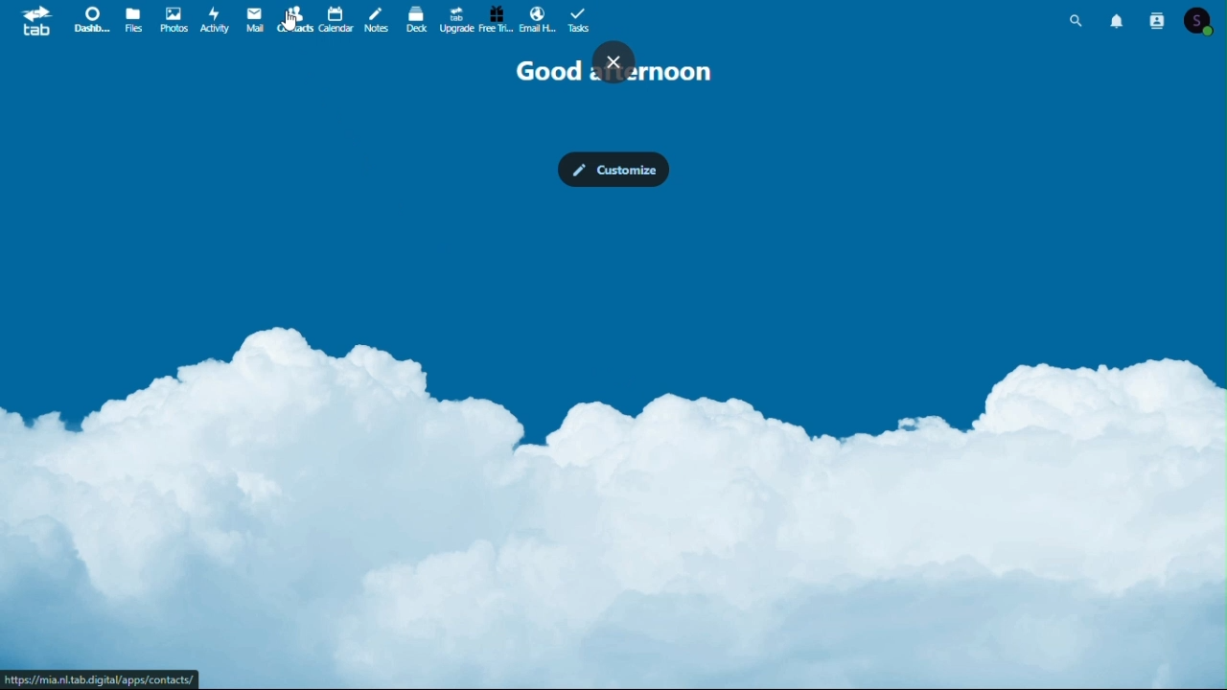  What do you see at coordinates (613, 171) in the screenshot?
I see `Customise` at bounding box center [613, 171].